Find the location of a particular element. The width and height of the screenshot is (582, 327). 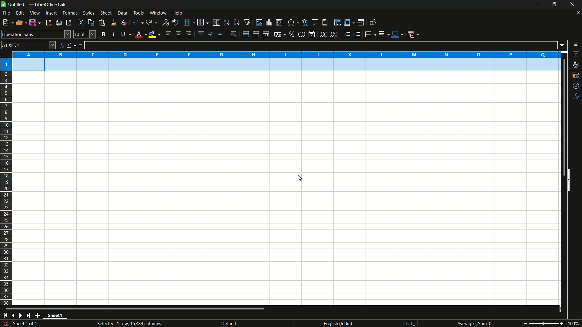

center vertically is located at coordinates (210, 35).